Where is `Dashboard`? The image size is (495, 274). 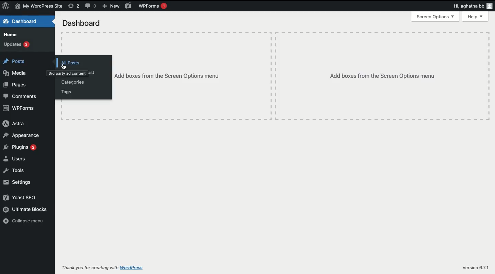 Dashboard is located at coordinates (24, 22).